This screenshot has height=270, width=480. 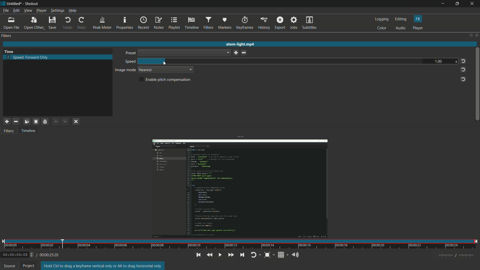 What do you see at coordinates (5, 10) in the screenshot?
I see `file menu` at bounding box center [5, 10].